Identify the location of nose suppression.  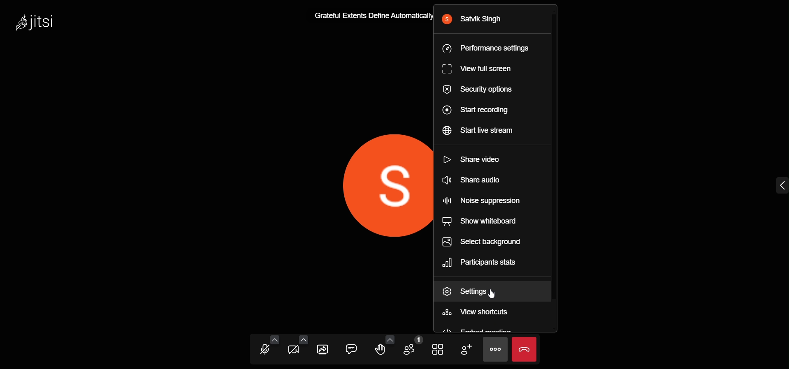
(482, 200).